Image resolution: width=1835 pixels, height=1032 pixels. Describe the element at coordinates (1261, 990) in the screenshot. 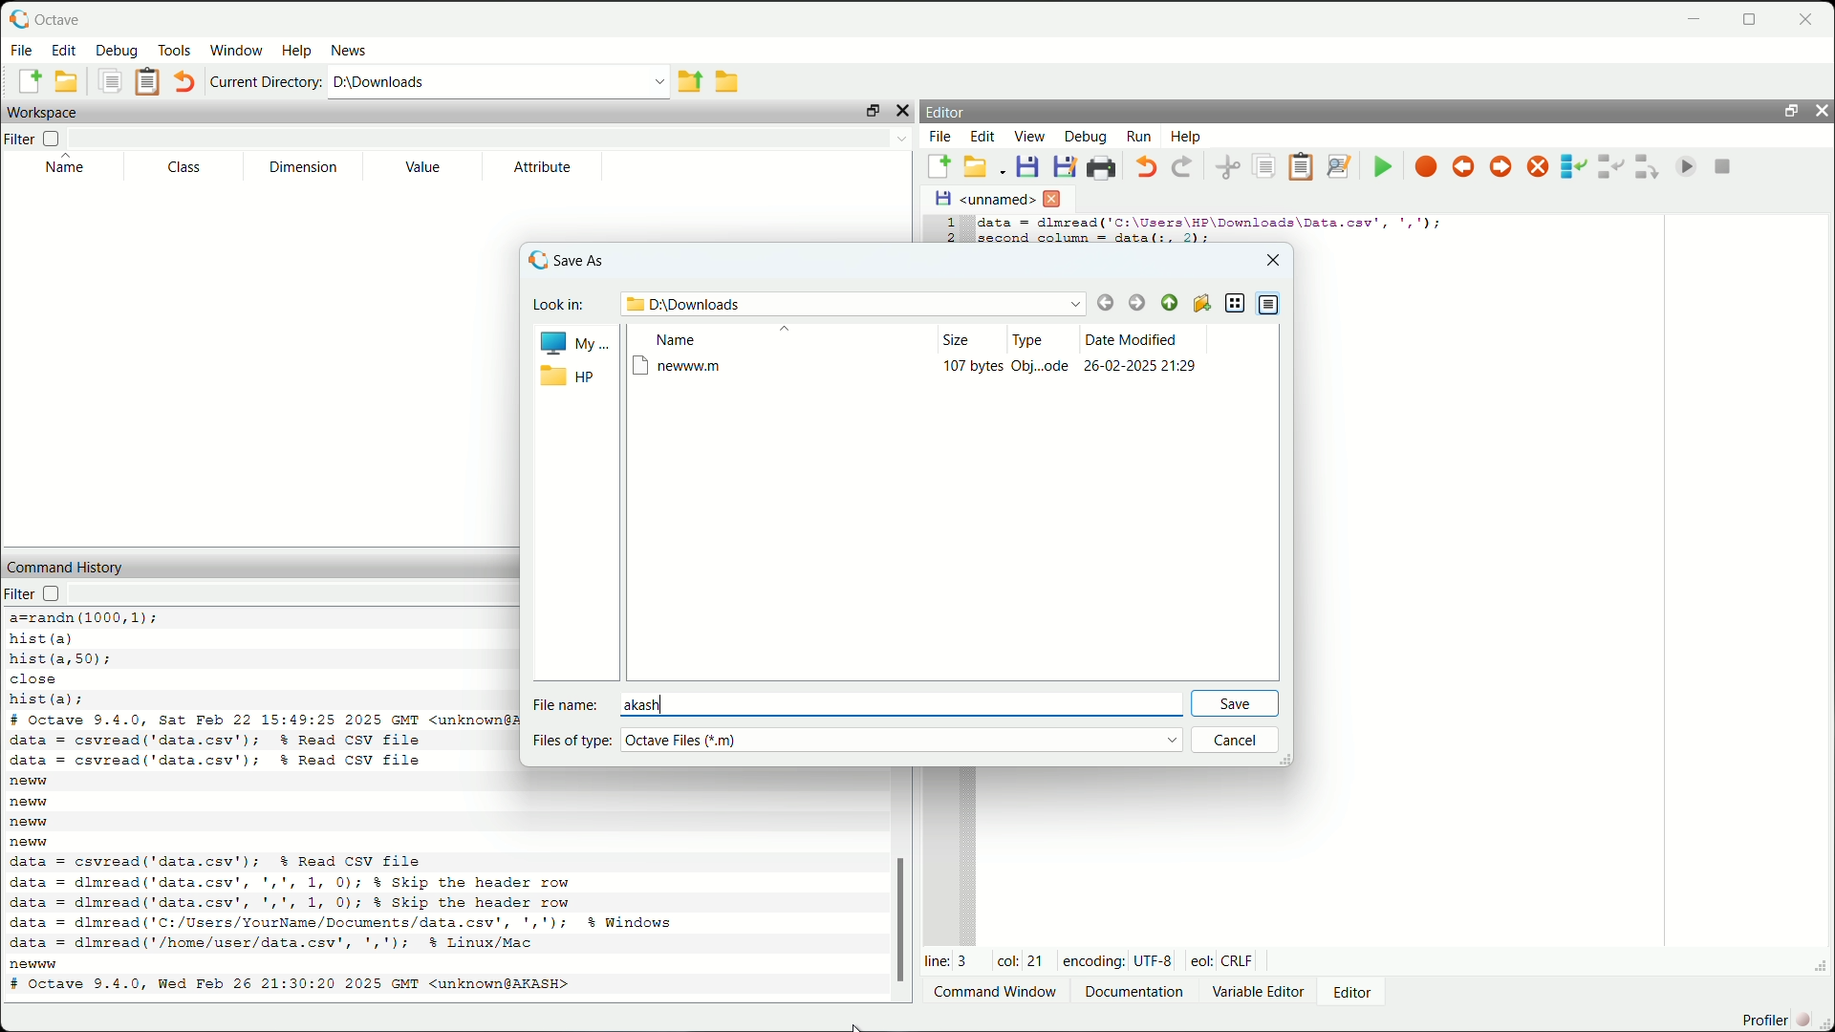

I see `variable editor` at that location.